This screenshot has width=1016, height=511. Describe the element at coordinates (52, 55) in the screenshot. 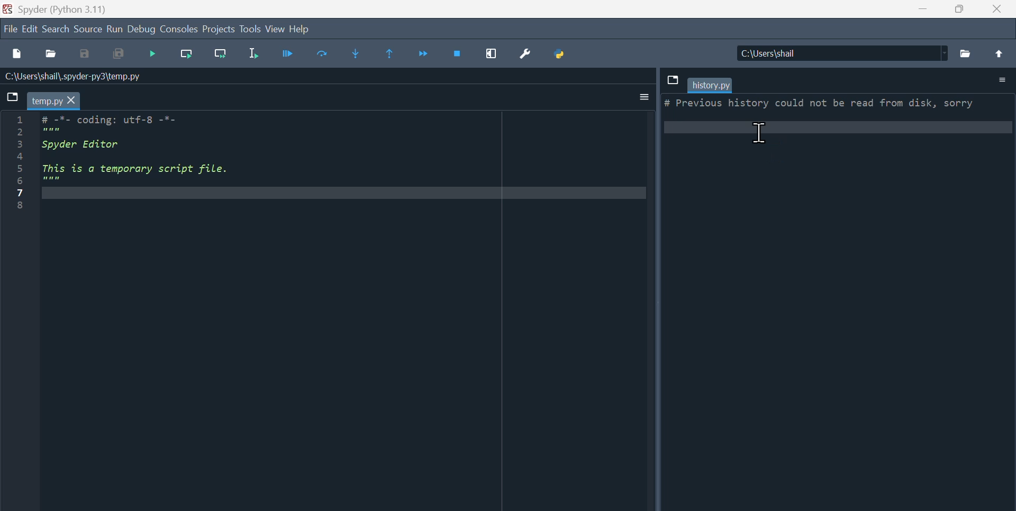

I see `Open file` at that location.